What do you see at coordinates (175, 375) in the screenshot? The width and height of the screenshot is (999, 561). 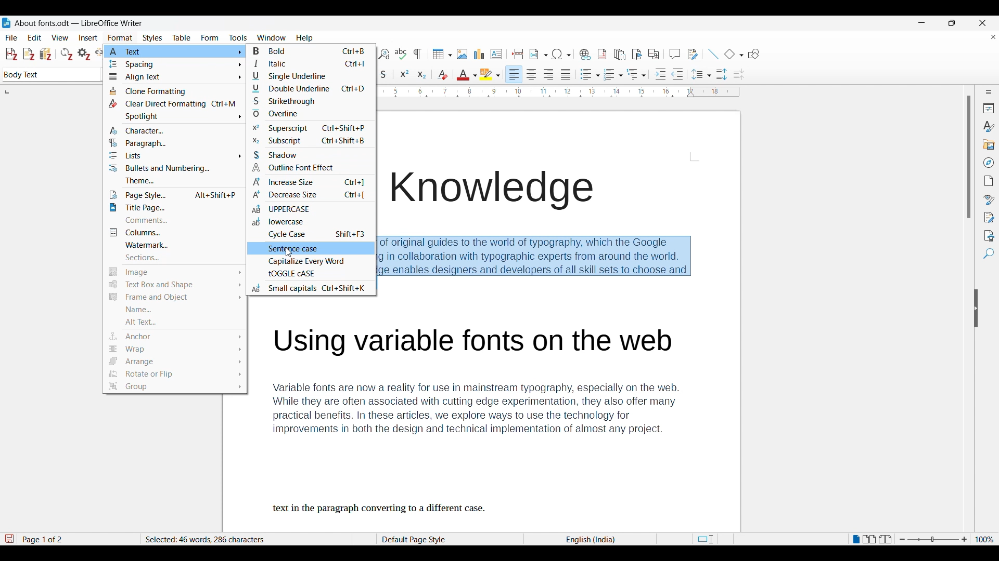 I see `Rotate and flip` at bounding box center [175, 375].